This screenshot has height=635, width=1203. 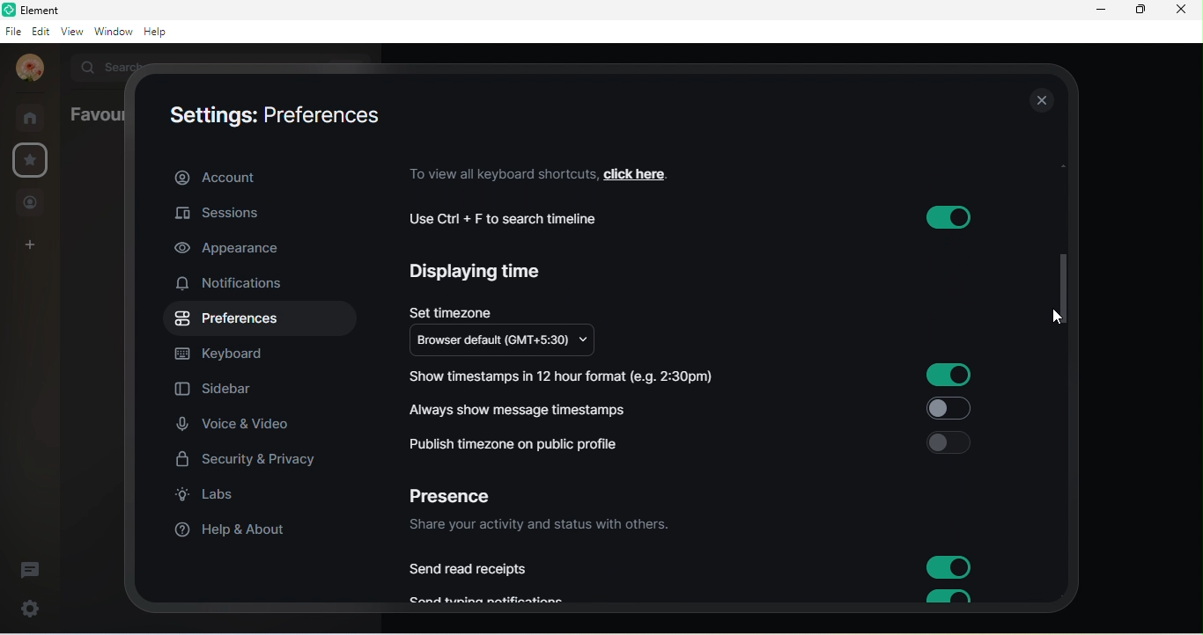 What do you see at coordinates (32, 117) in the screenshot?
I see `home` at bounding box center [32, 117].